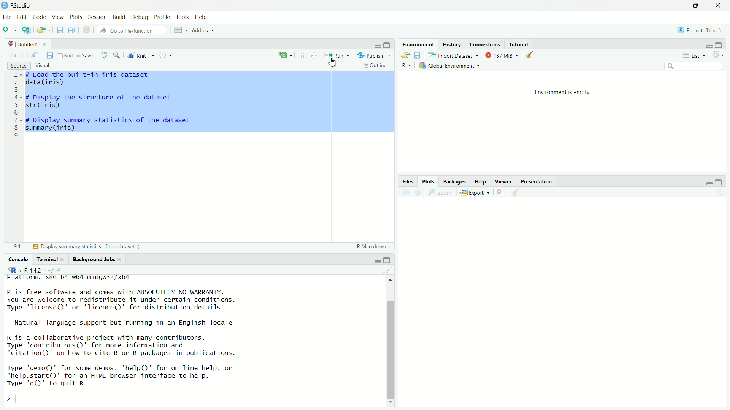  I want to click on “4% Publish ~, so click(373, 55).